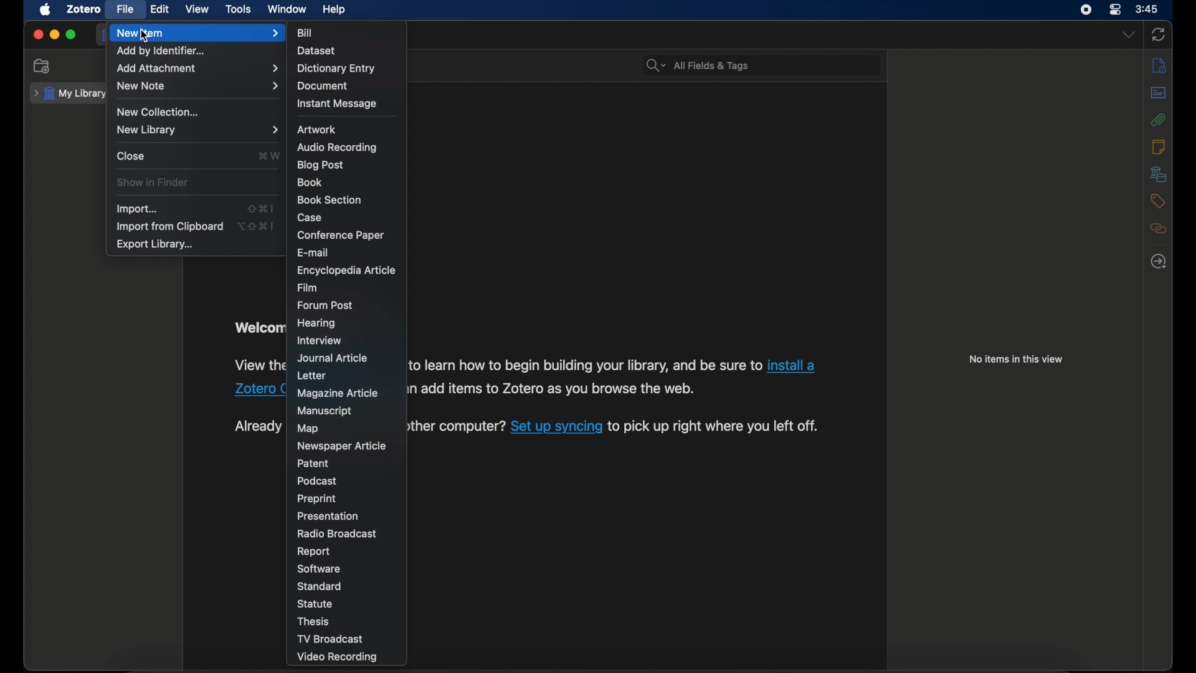  I want to click on sync, so click(1159, 34).